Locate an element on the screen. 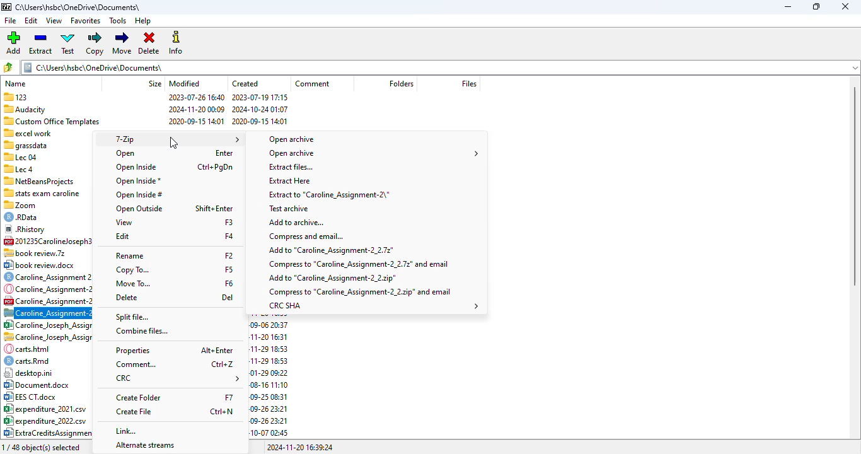 Image resolution: width=861 pixels, height=454 pixels. ) Caroline_Assignment 2.... 5703 2023-10-06 15:41 2023-09-26 23:53 is located at coordinates (49, 277).